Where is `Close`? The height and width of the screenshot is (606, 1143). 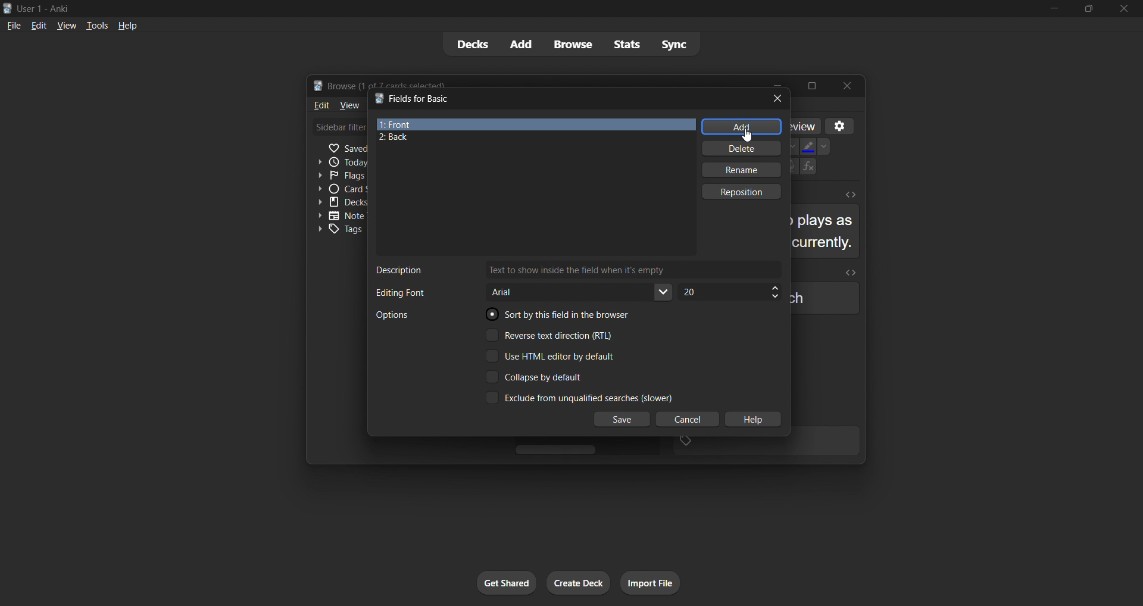
Close is located at coordinates (851, 84).